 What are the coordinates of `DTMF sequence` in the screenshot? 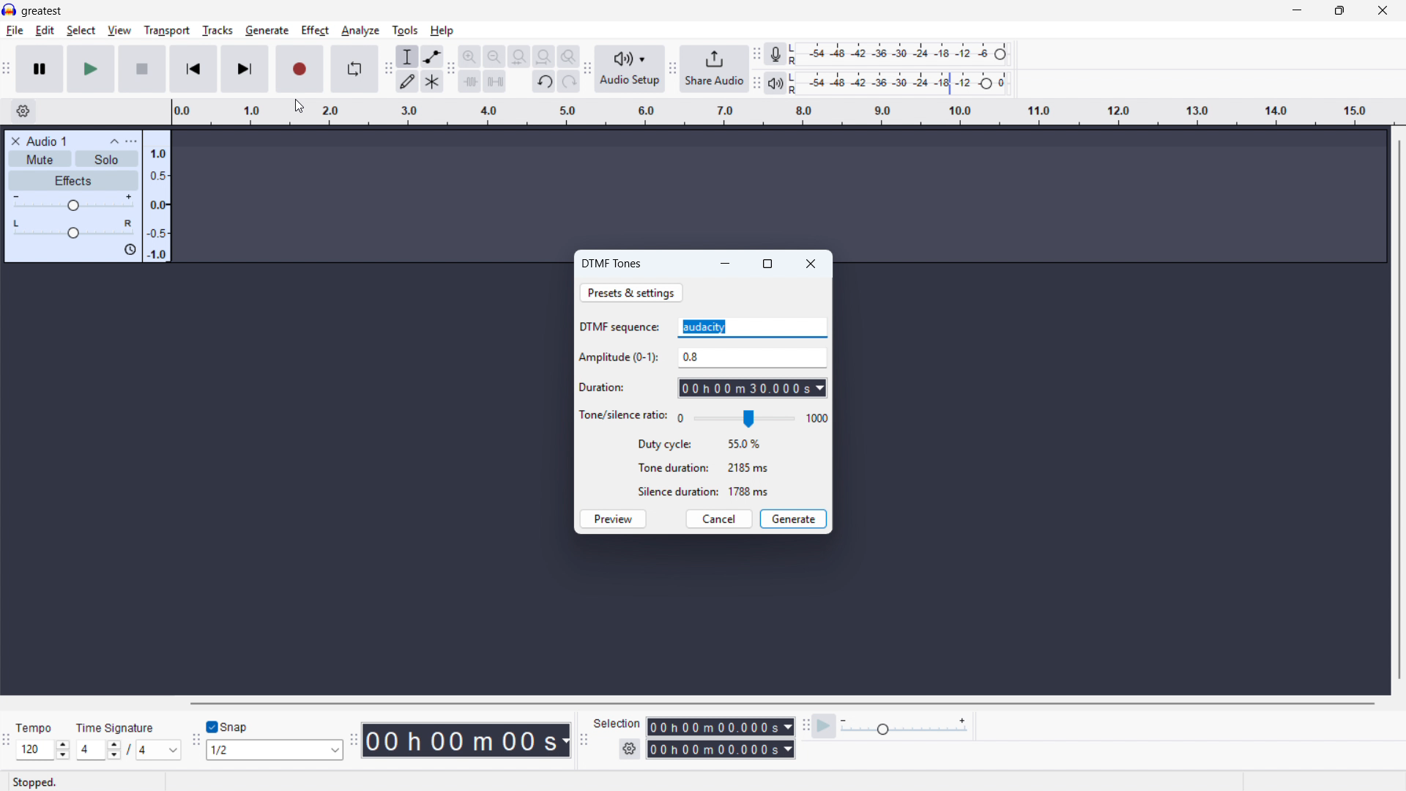 It's located at (621, 327).